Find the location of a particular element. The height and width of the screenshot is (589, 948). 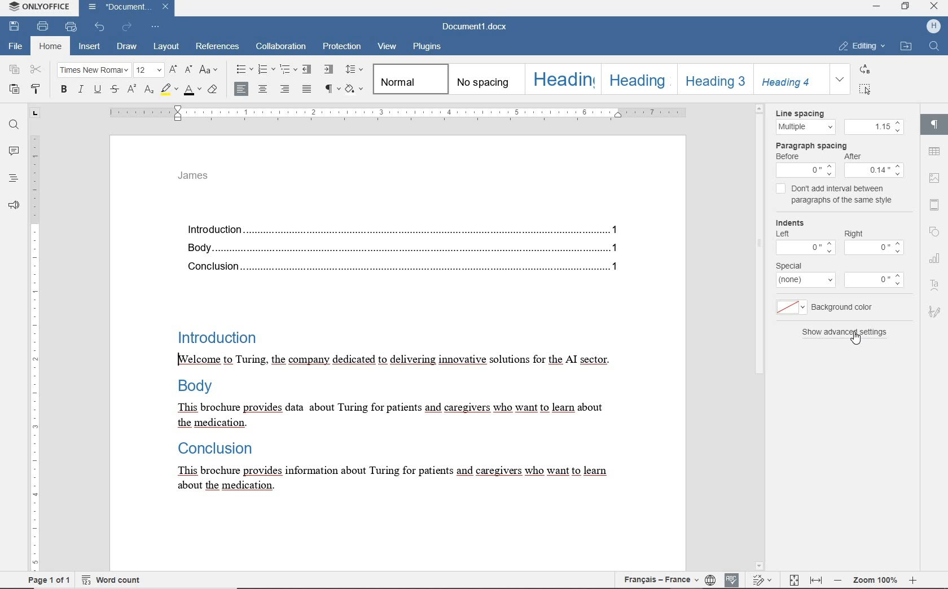

Body is located at coordinates (206, 386).